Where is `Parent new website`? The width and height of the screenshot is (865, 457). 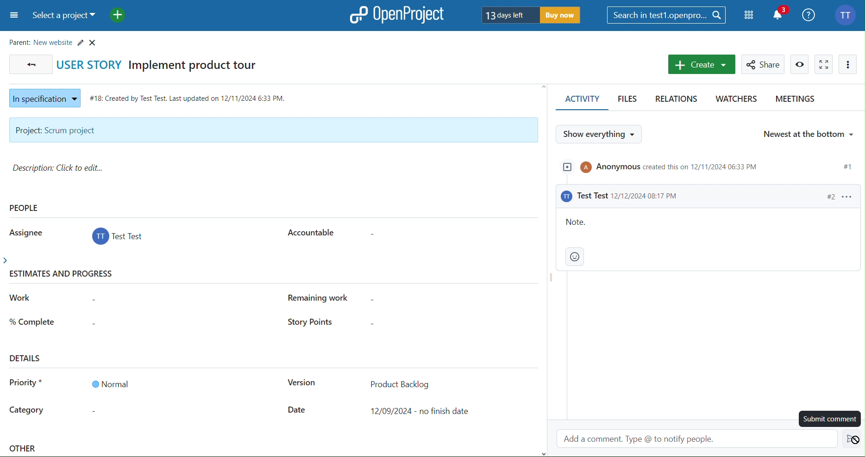 Parent new website is located at coordinates (55, 41).